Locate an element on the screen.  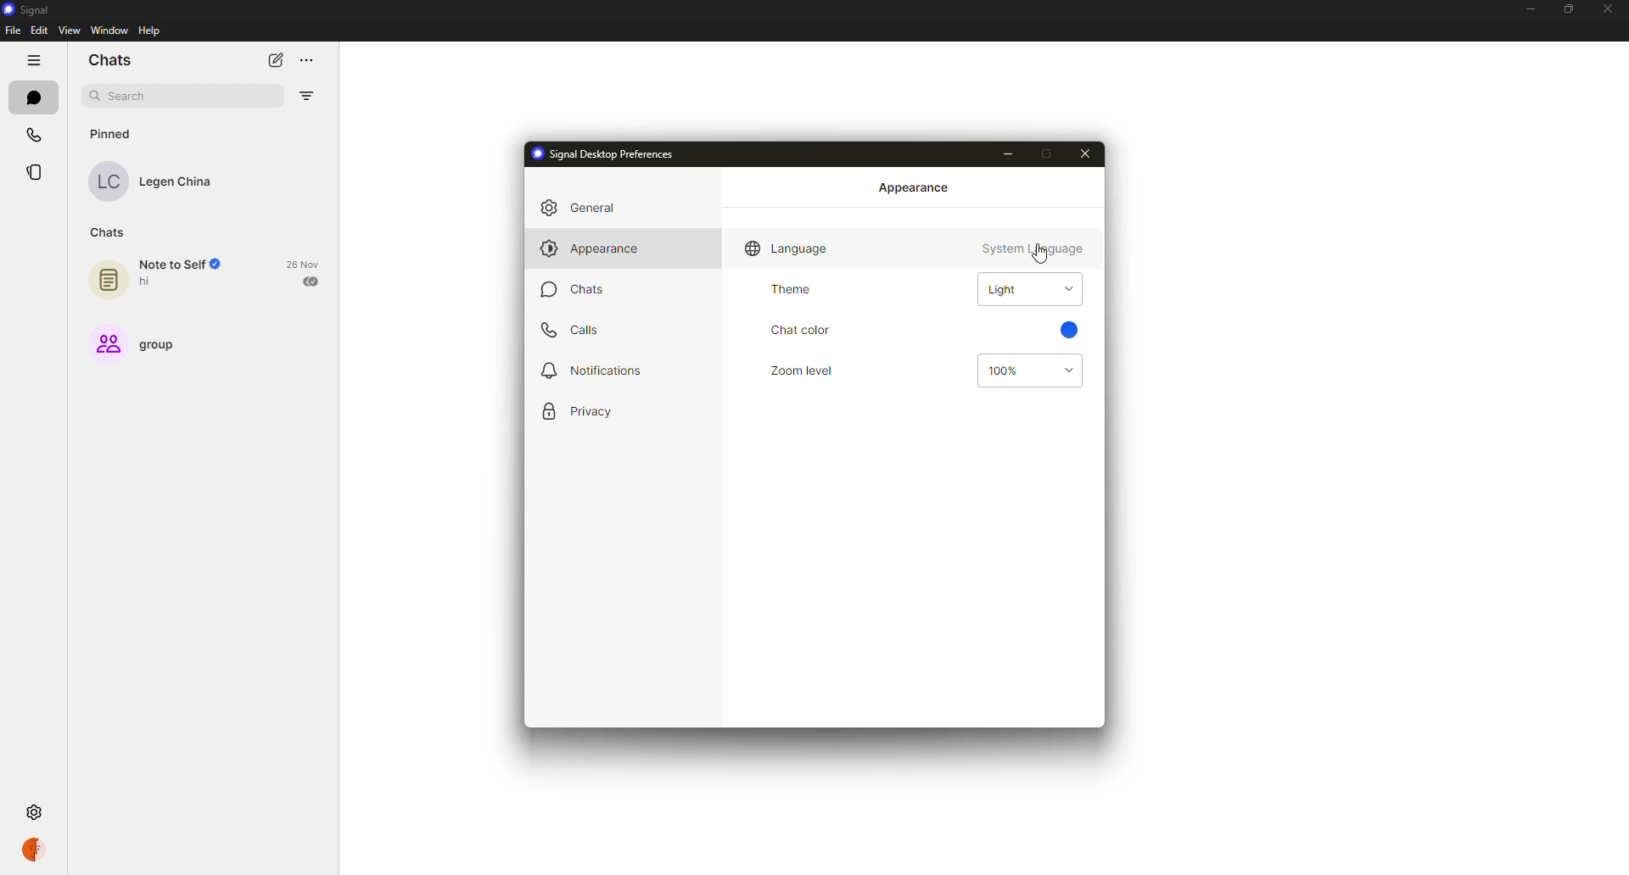
contact is located at coordinates (163, 181).